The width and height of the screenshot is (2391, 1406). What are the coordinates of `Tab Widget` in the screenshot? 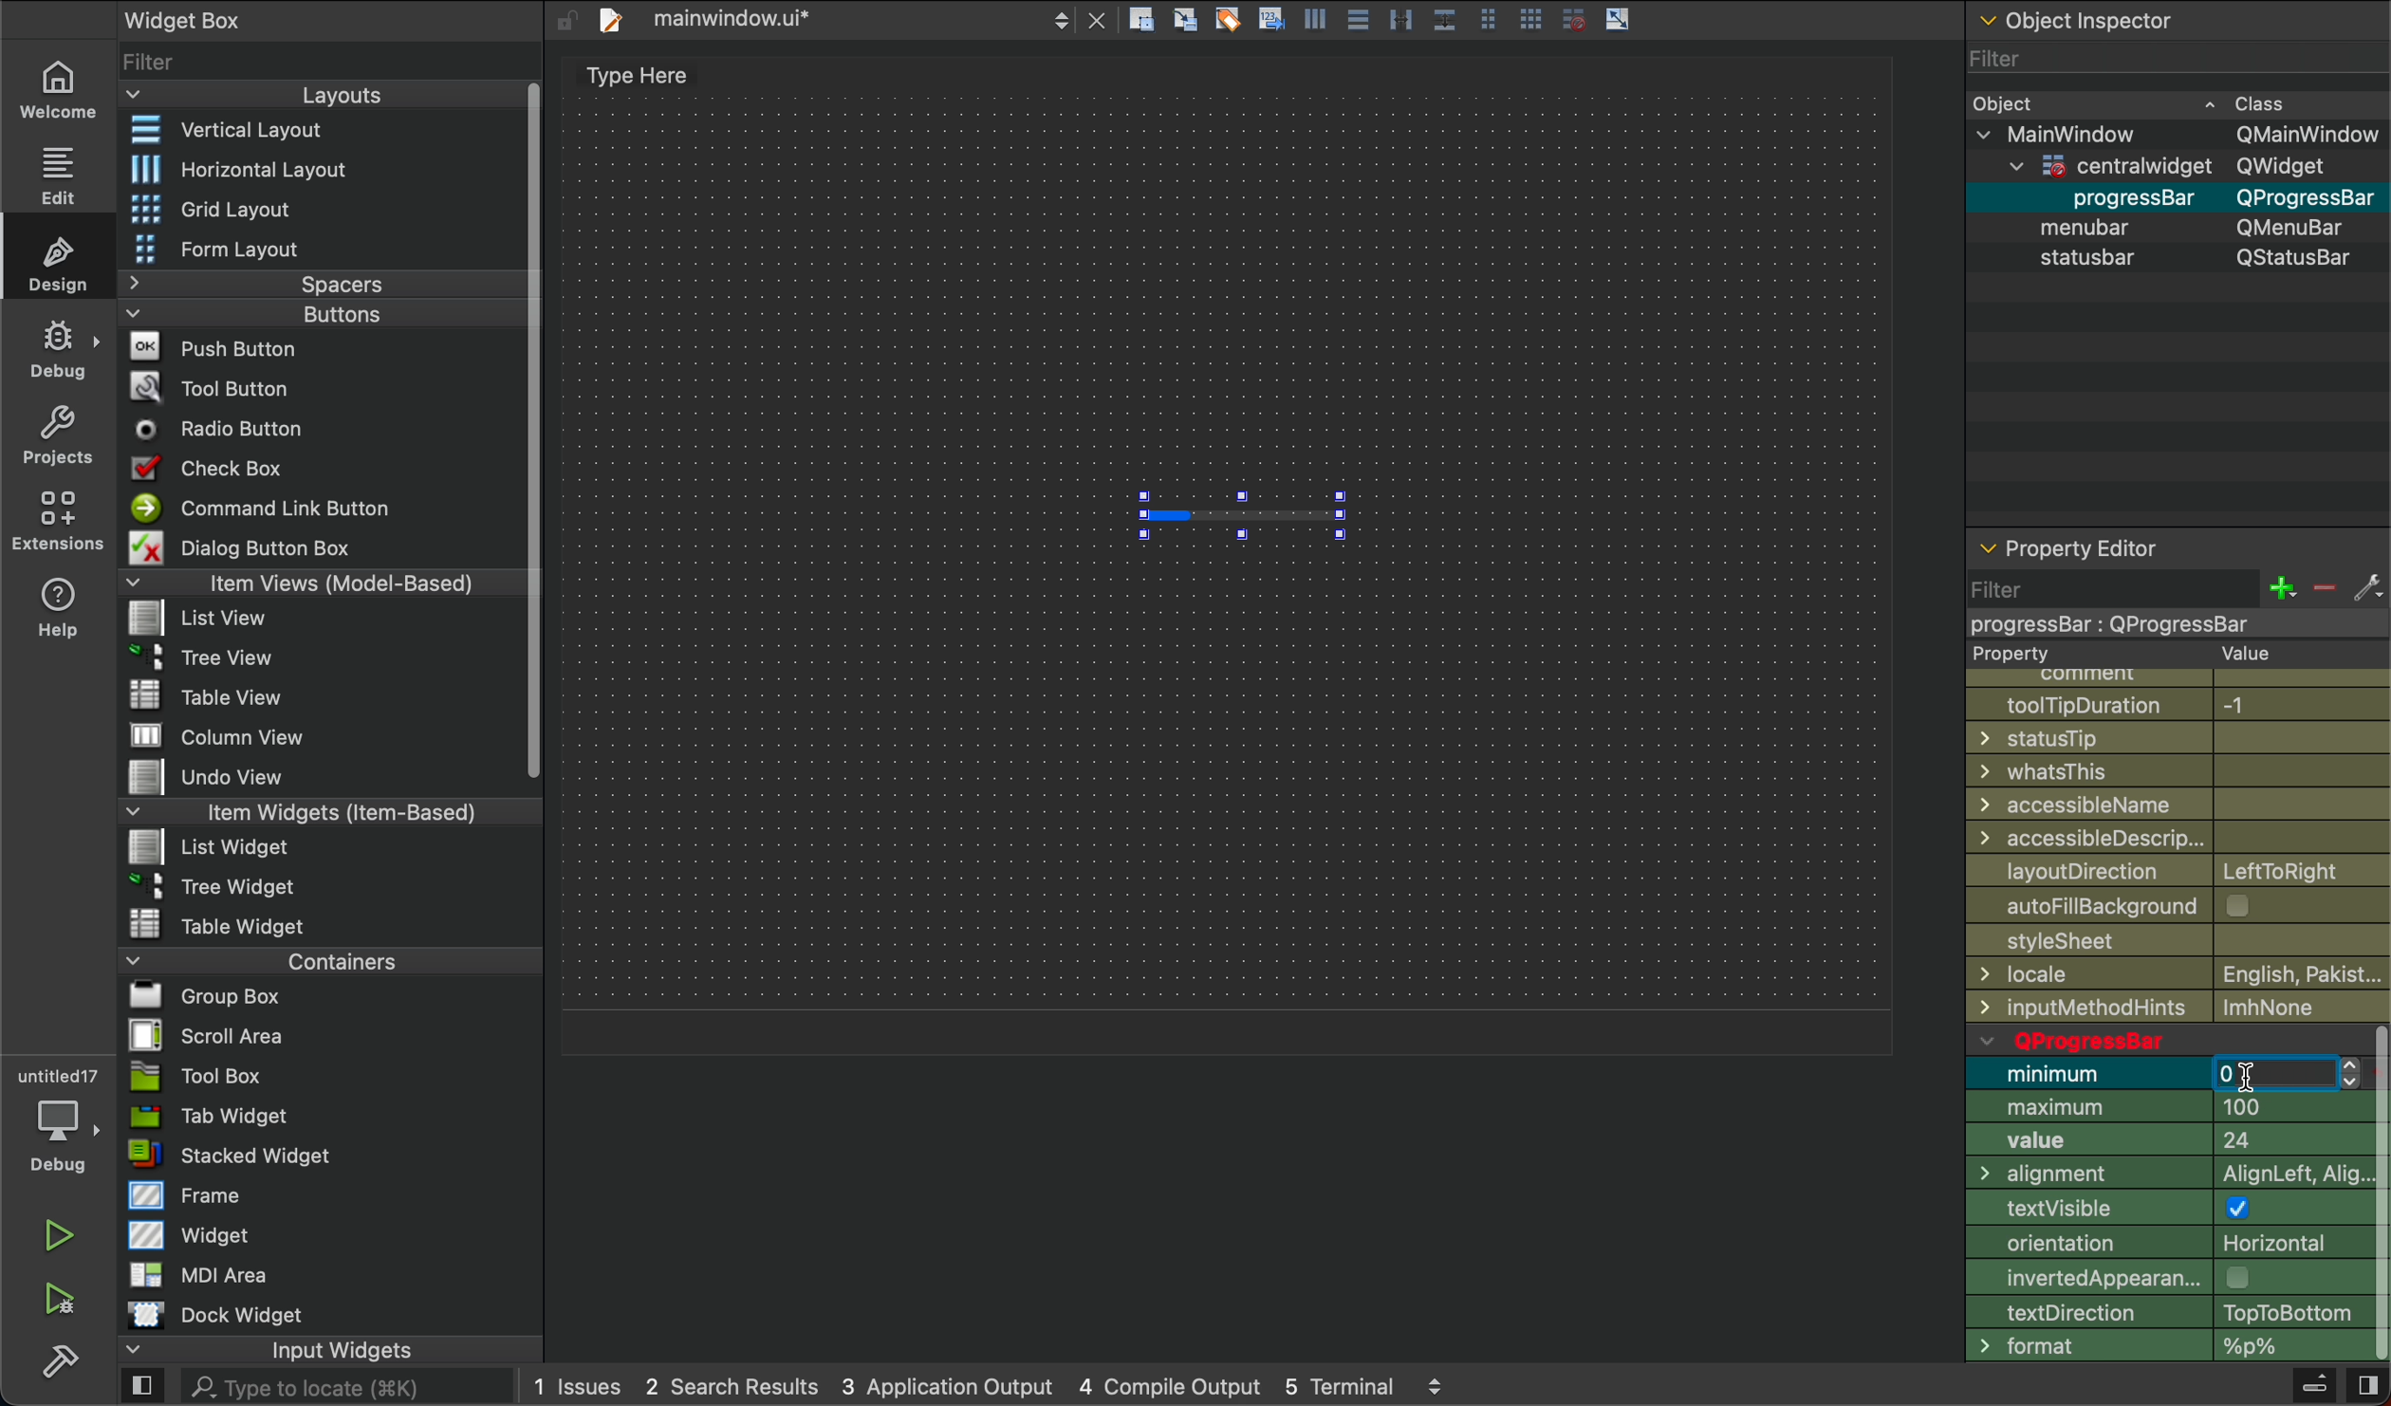 It's located at (204, 1117).